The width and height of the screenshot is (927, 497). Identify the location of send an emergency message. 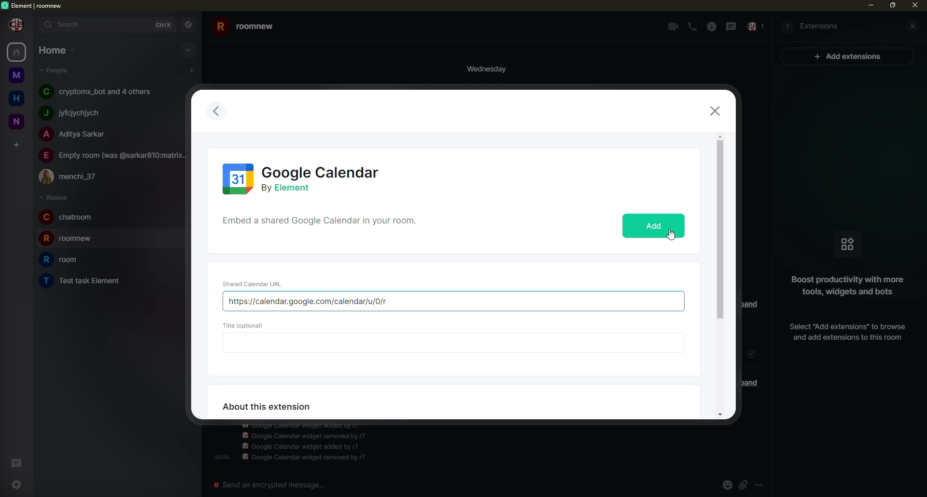
(275, 485).